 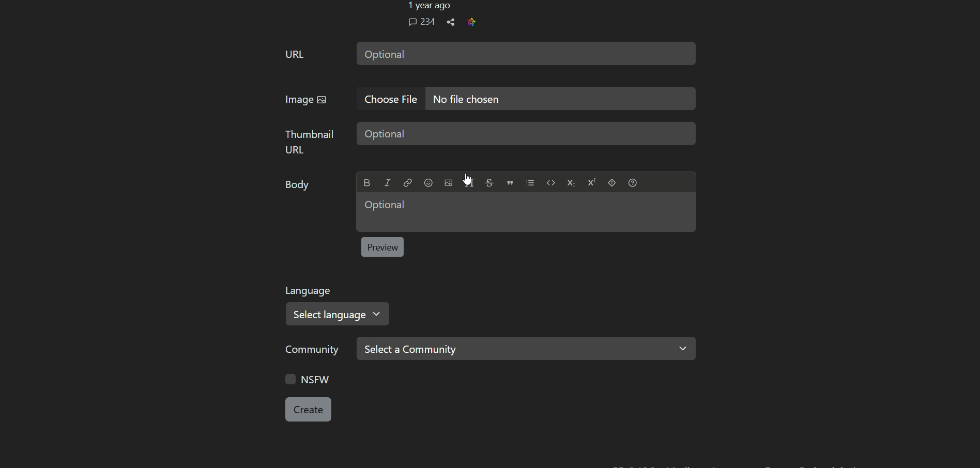 What do you see at coordinates (388, 99) in the screenshot?
I see `choose file` at bounding box center [388, 99].